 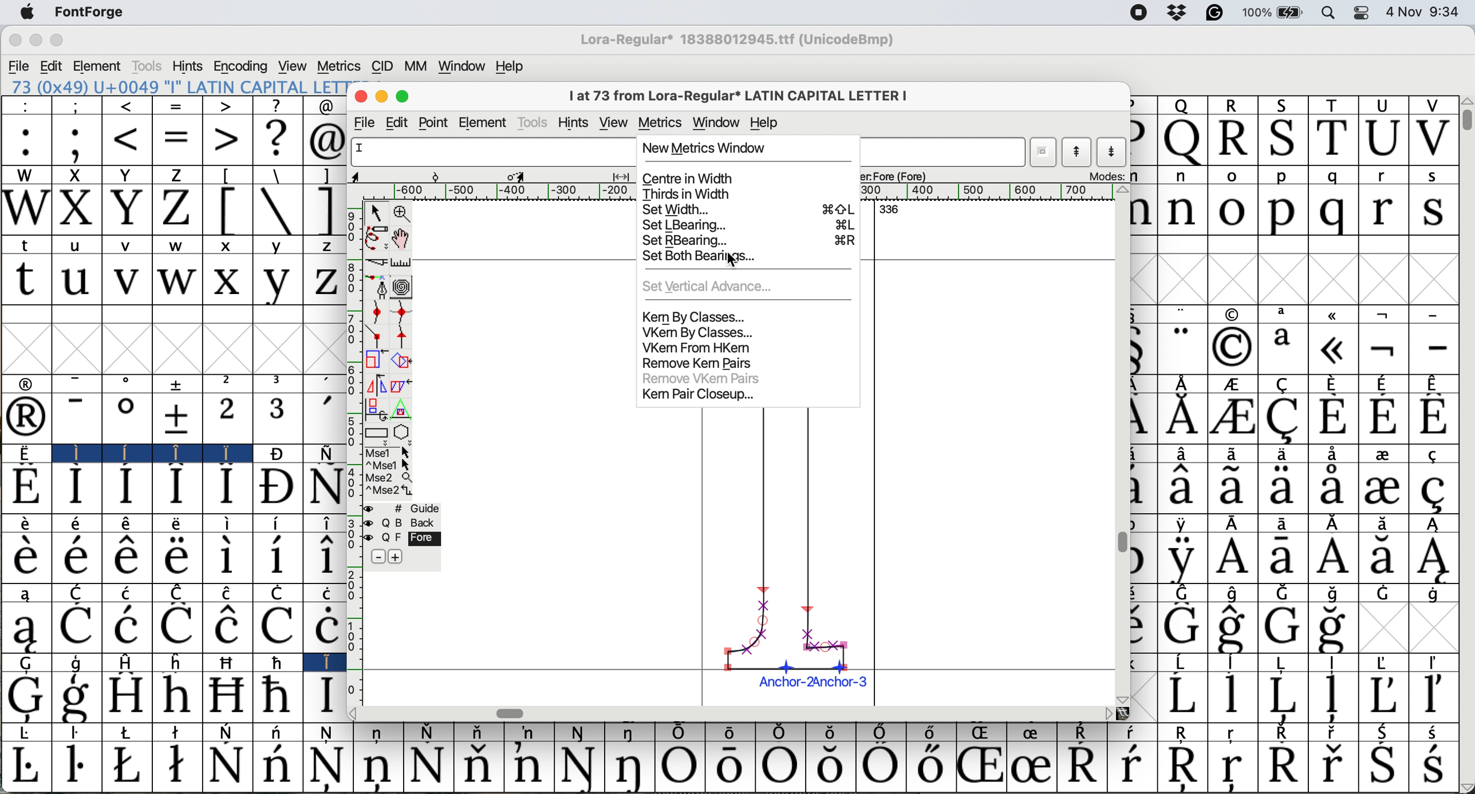 I want to click on vkem by classes, so click(x=695, y=332).